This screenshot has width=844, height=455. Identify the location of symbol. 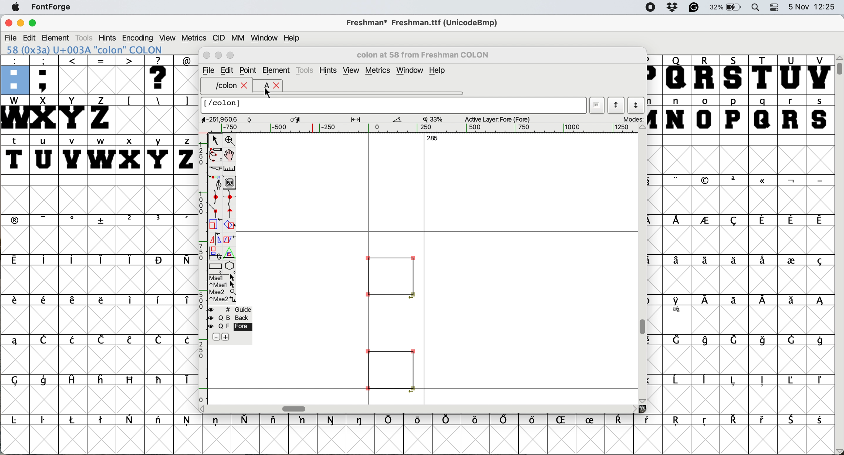
(131, 380).